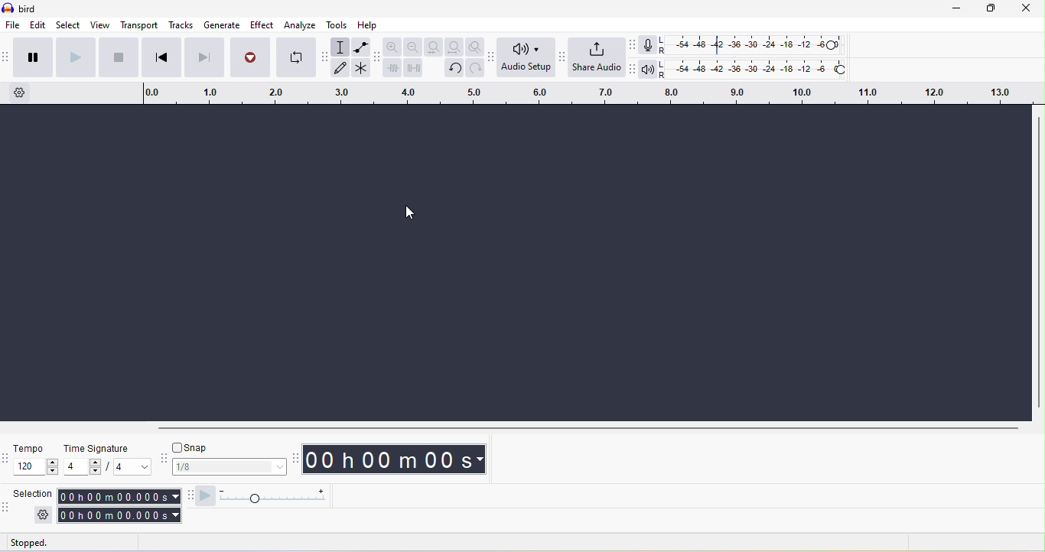  What do you see at coordinates (226, 449) in the screenshot?
I see `snap` at bounding box center [226, 449].